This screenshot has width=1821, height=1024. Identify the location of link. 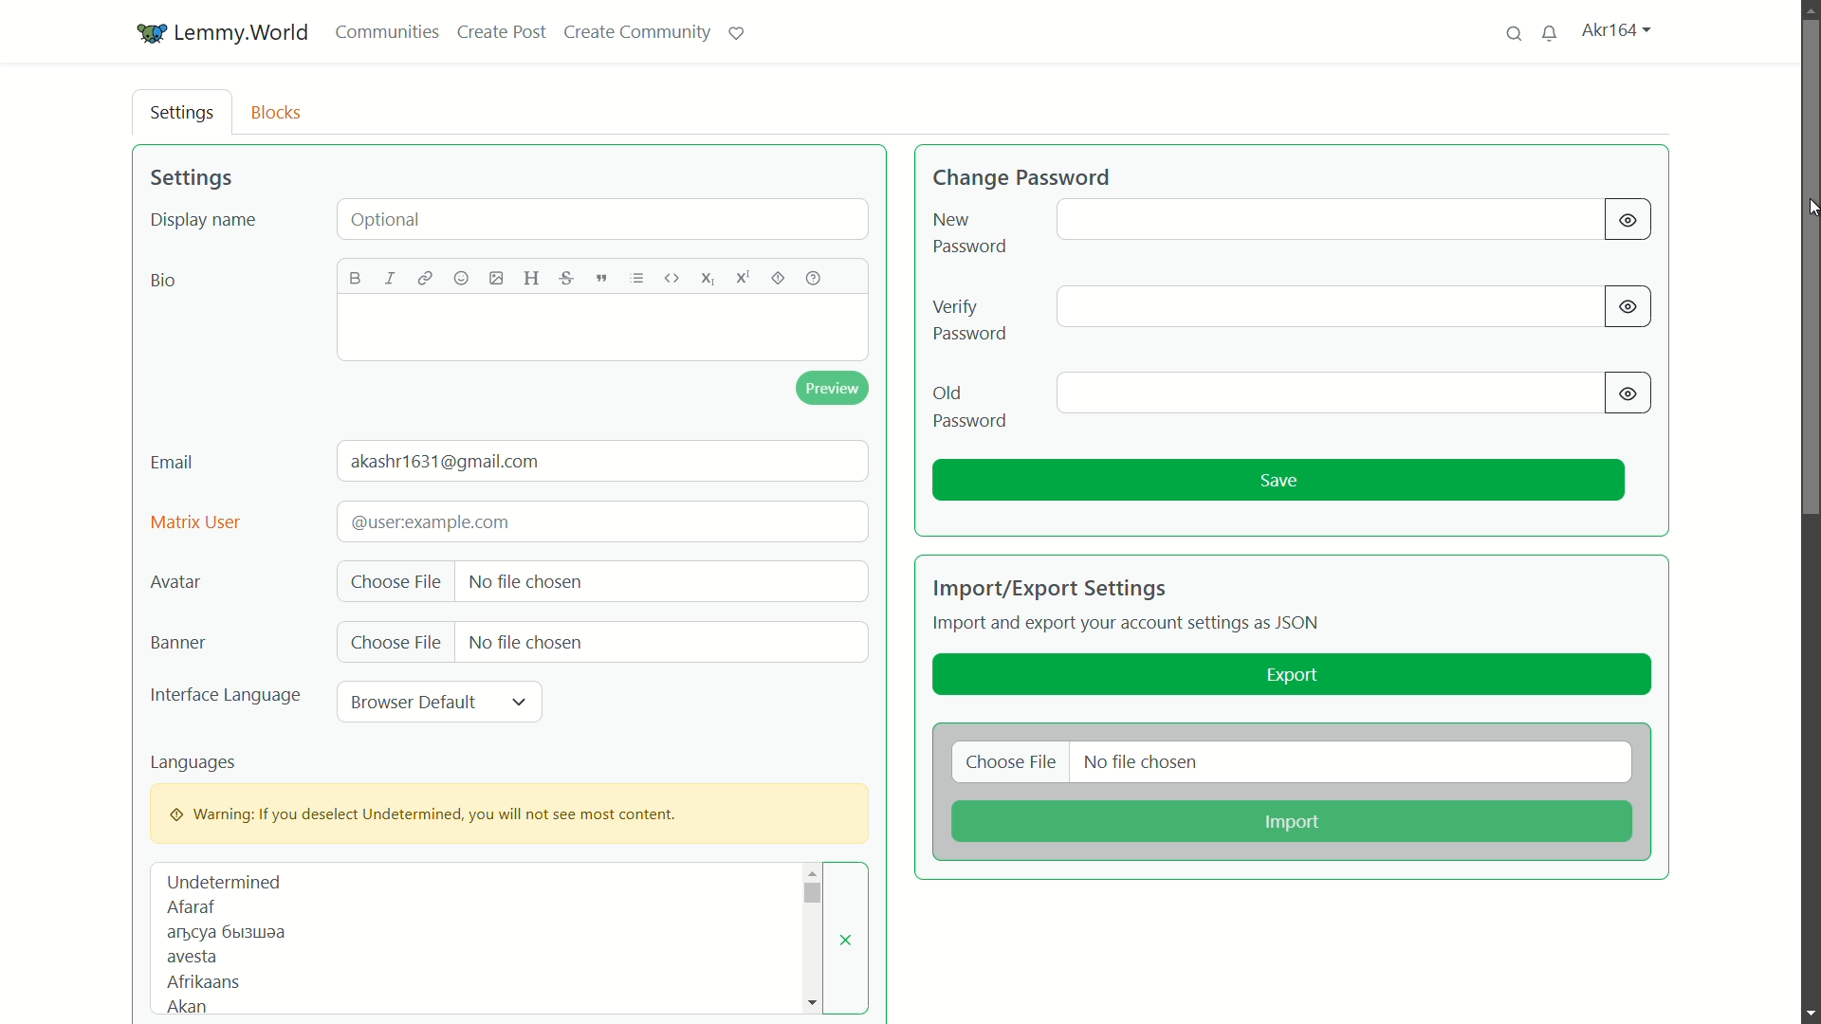
(431, 278).